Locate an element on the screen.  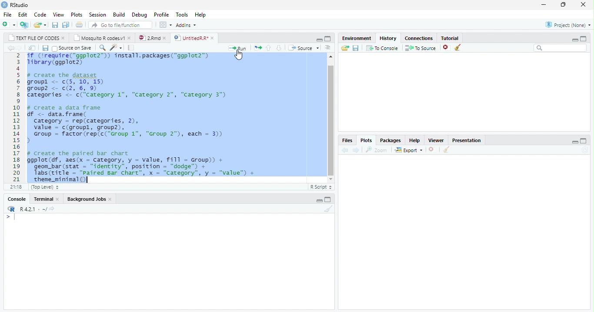
Rscript is located at coordinates (321, 187).